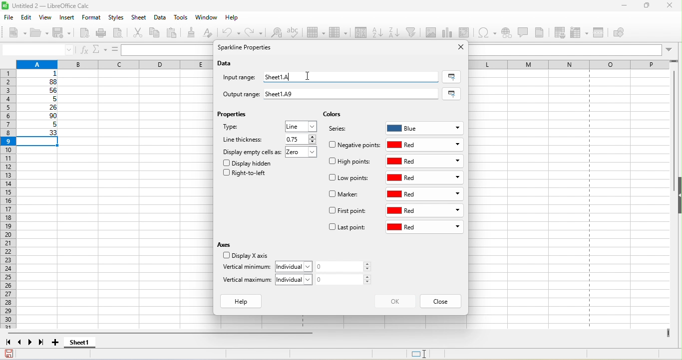 The height and width of the screenshot is (360, 682). I want to click on clear direct formatting, so click(212, 34).